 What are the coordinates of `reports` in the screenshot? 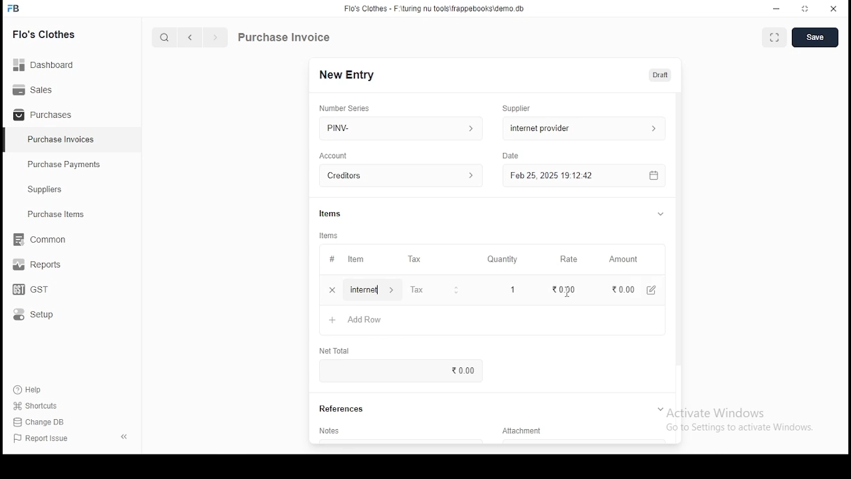 It's located at (39, 266).